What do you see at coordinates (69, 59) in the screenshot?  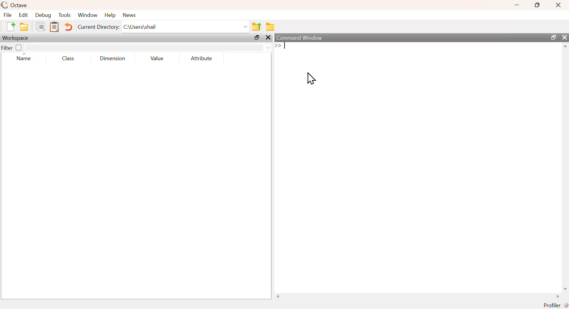 I see `Class` at bounding box center [69, 59].